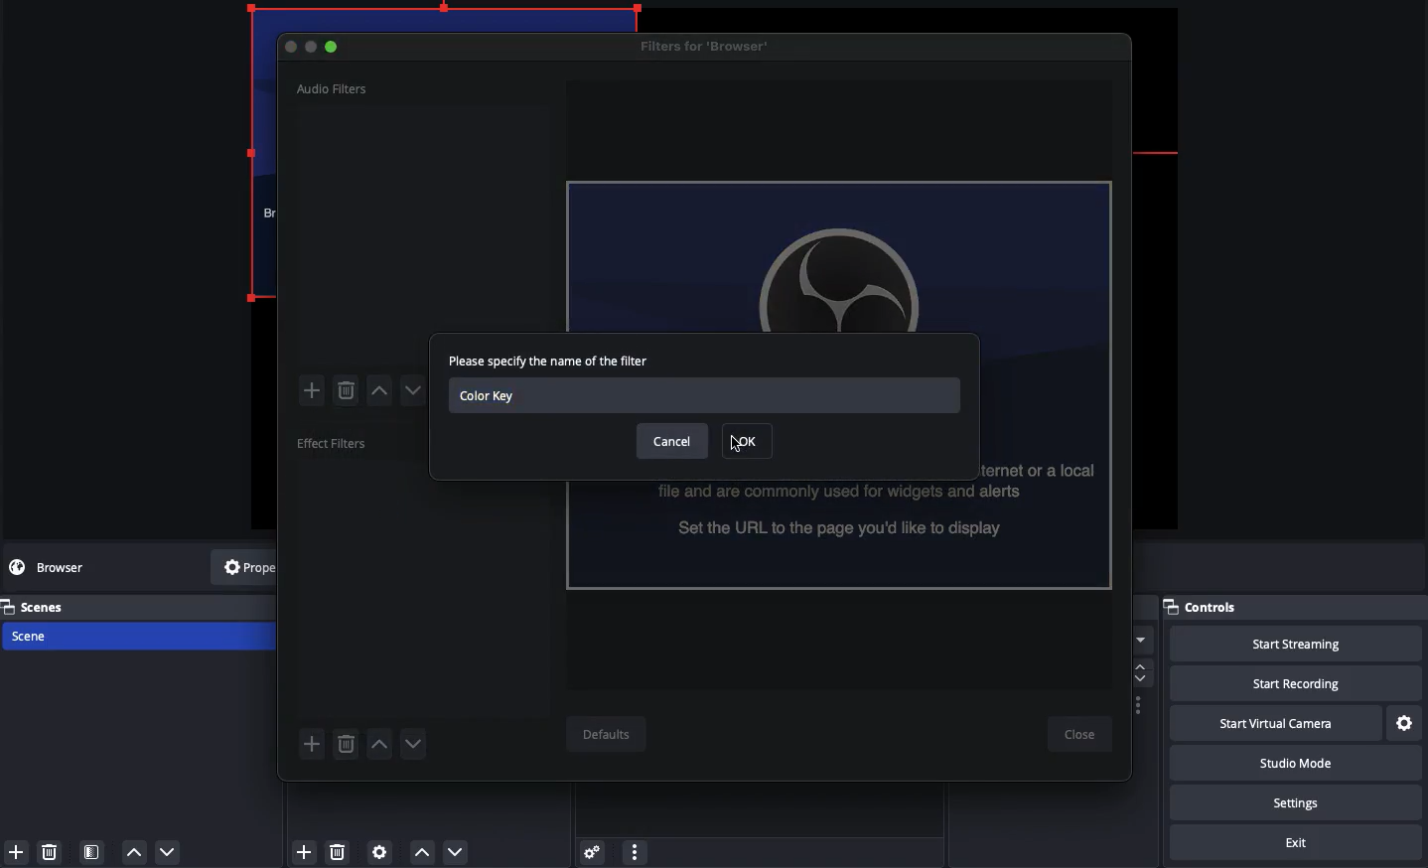 This screenshot has width=1428, height=868. Describe the element at coordinates (168, 850) in the screenshot. I see `down` at that location.